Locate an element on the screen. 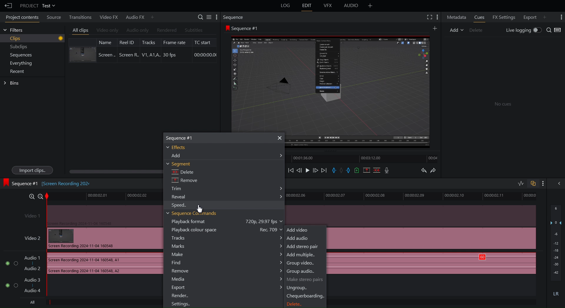 Image resolution: width=565 pixels, height=308 pixels. Export is located at coordinates (227, 288).